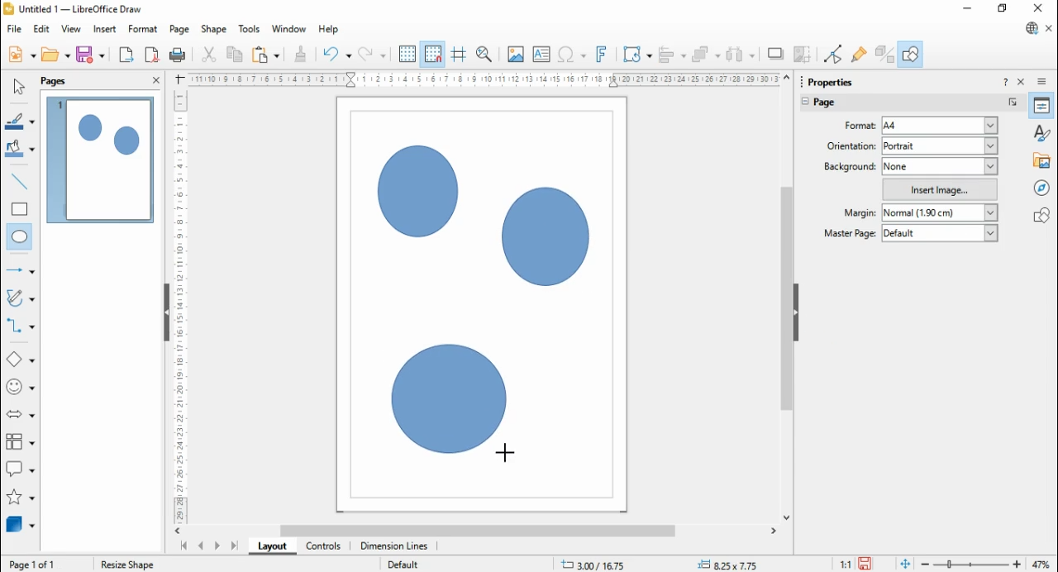 The width and height of the screenshot is (1058, 572). Describe the element at coordinates (372, 55) in the screenshot. I see `redo` at that location.